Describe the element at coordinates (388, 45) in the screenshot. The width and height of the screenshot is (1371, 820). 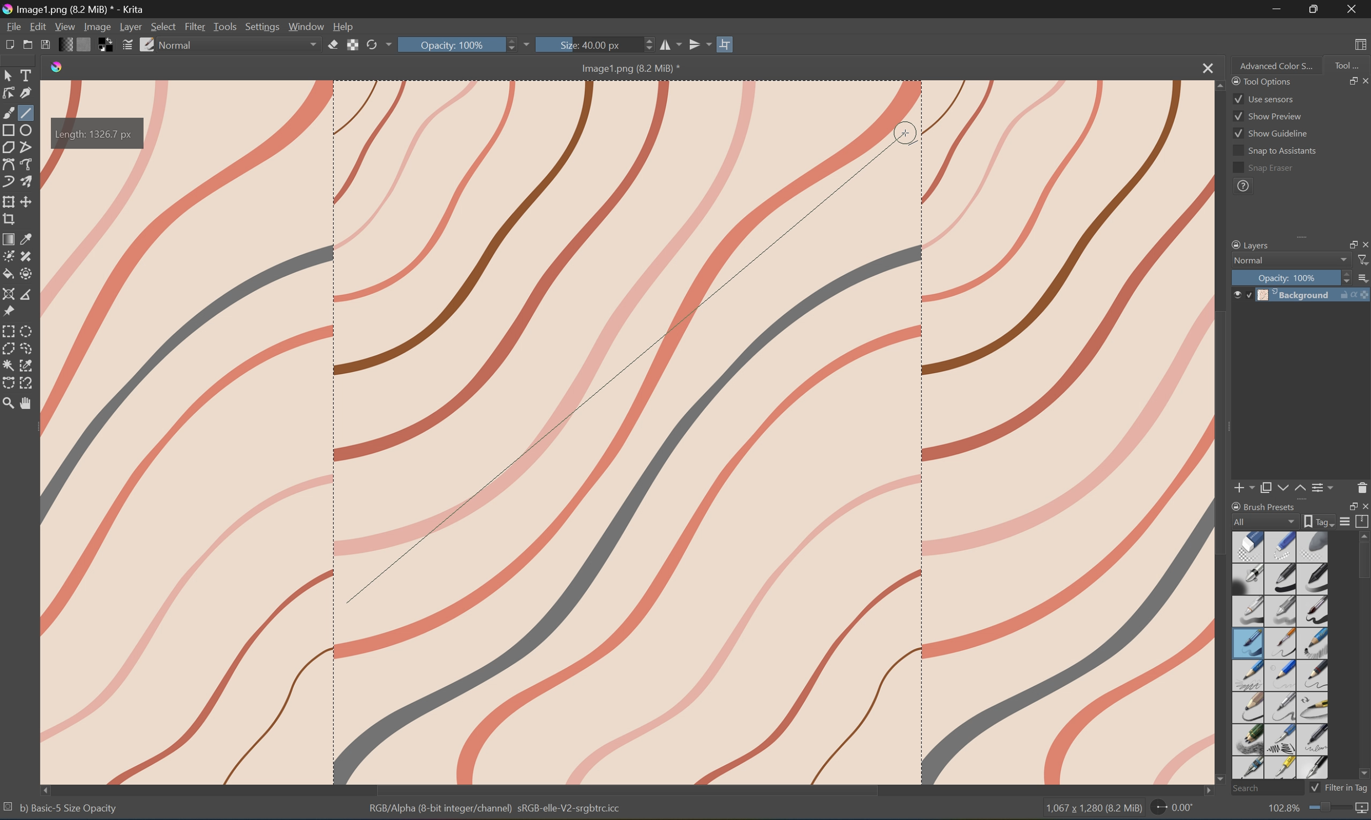
I see `Drop Down` at that location.